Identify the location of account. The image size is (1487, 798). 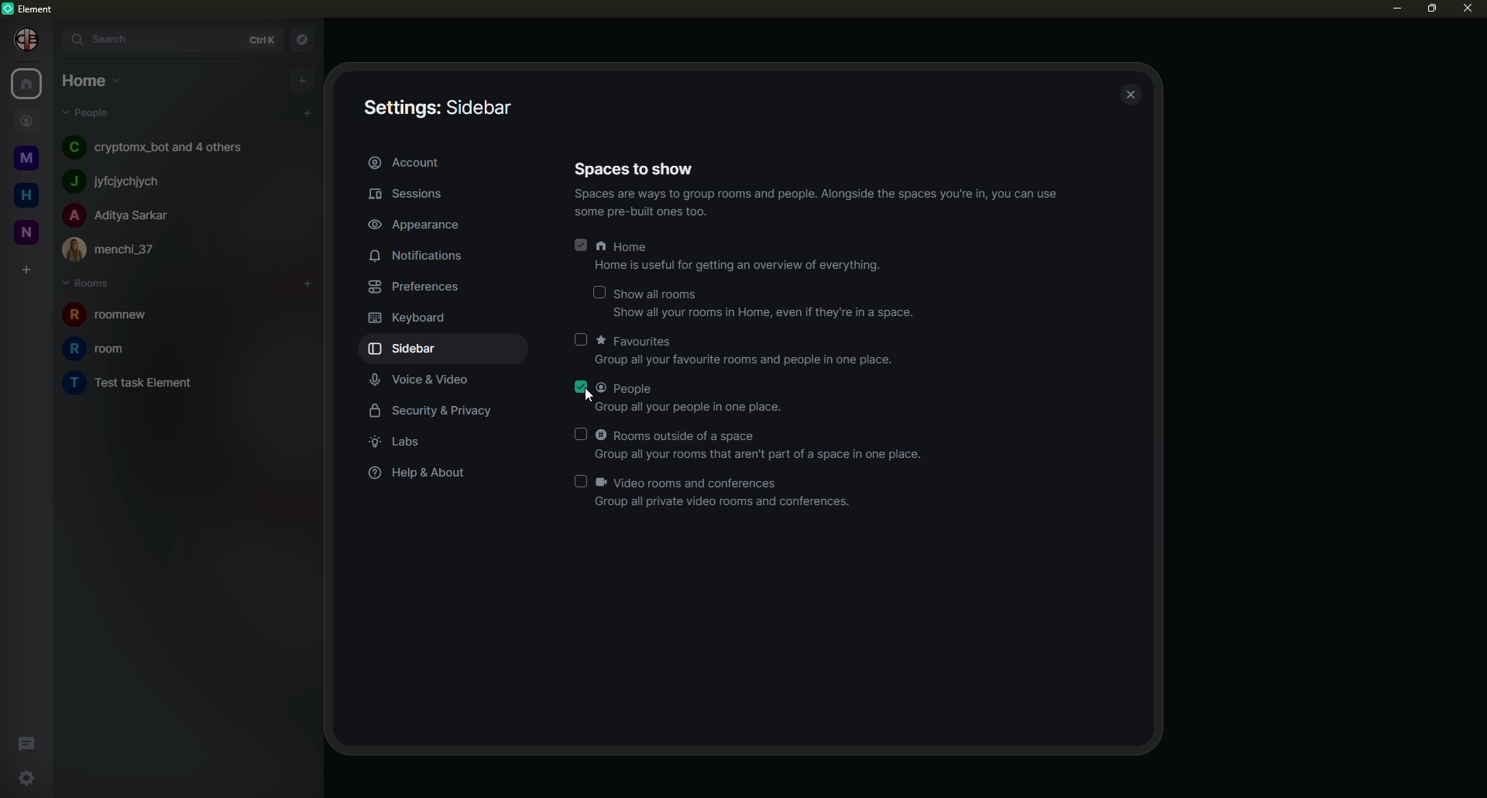
(417, 162).